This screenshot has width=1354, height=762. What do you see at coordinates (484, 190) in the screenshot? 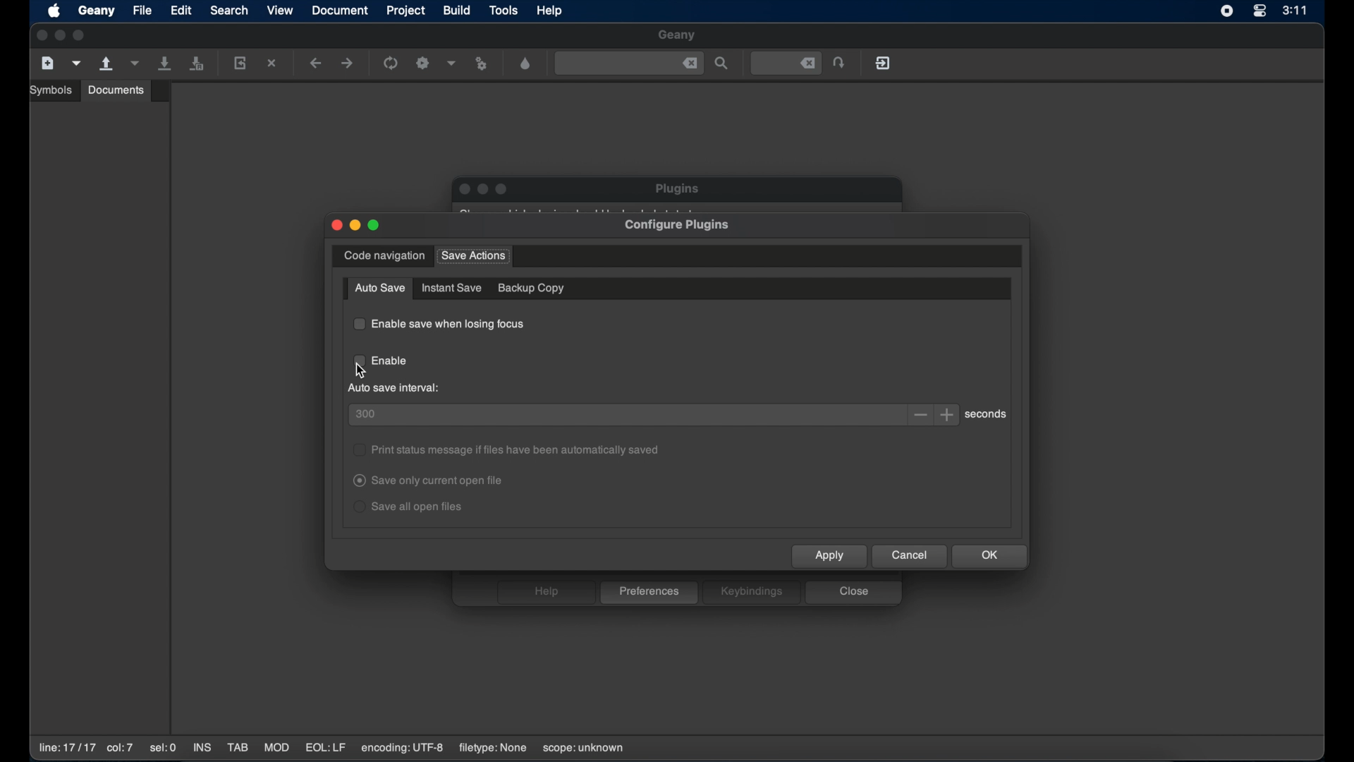
I see `minimize` at bounding box center [484, 190].